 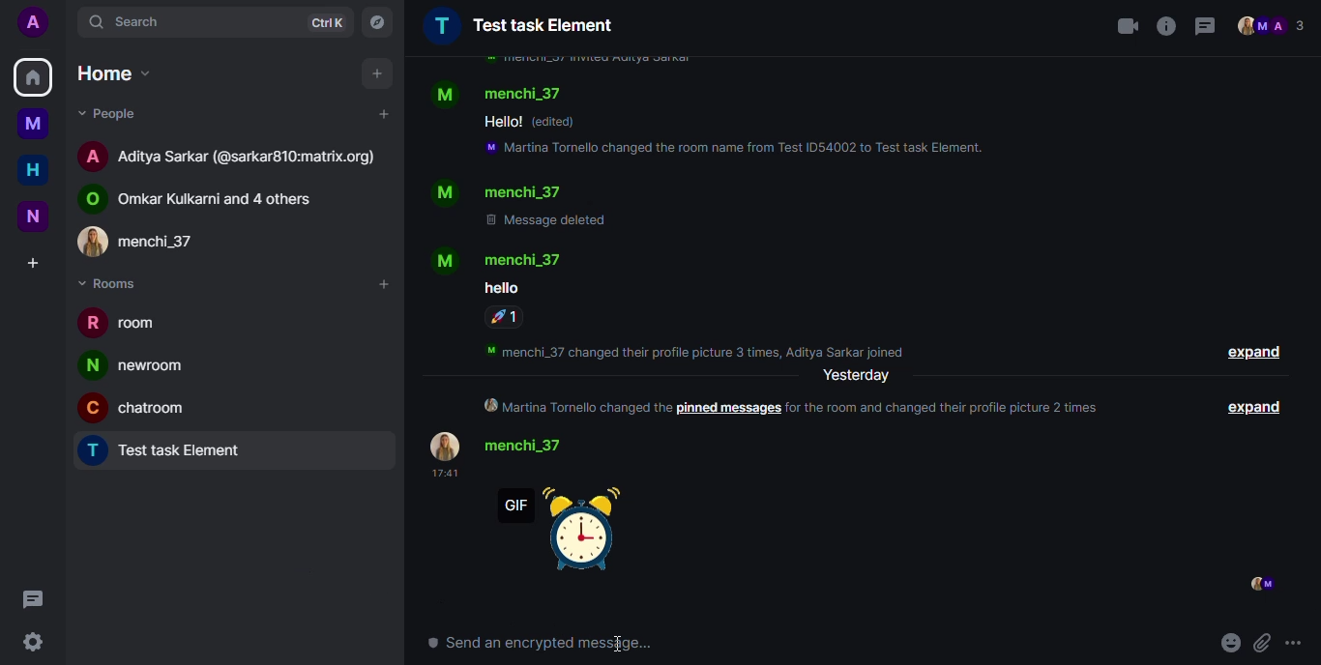 What do you see at coordinates (442, 474) in the screenshot?
I see `time` at bounding box center [442, 474].